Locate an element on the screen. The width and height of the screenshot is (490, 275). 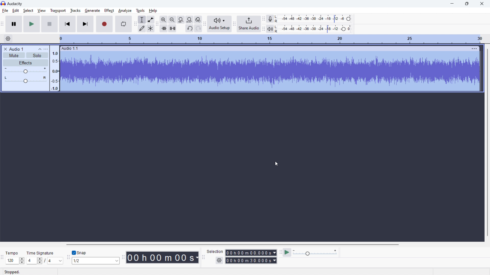
 is located at coordinates (269, 18).